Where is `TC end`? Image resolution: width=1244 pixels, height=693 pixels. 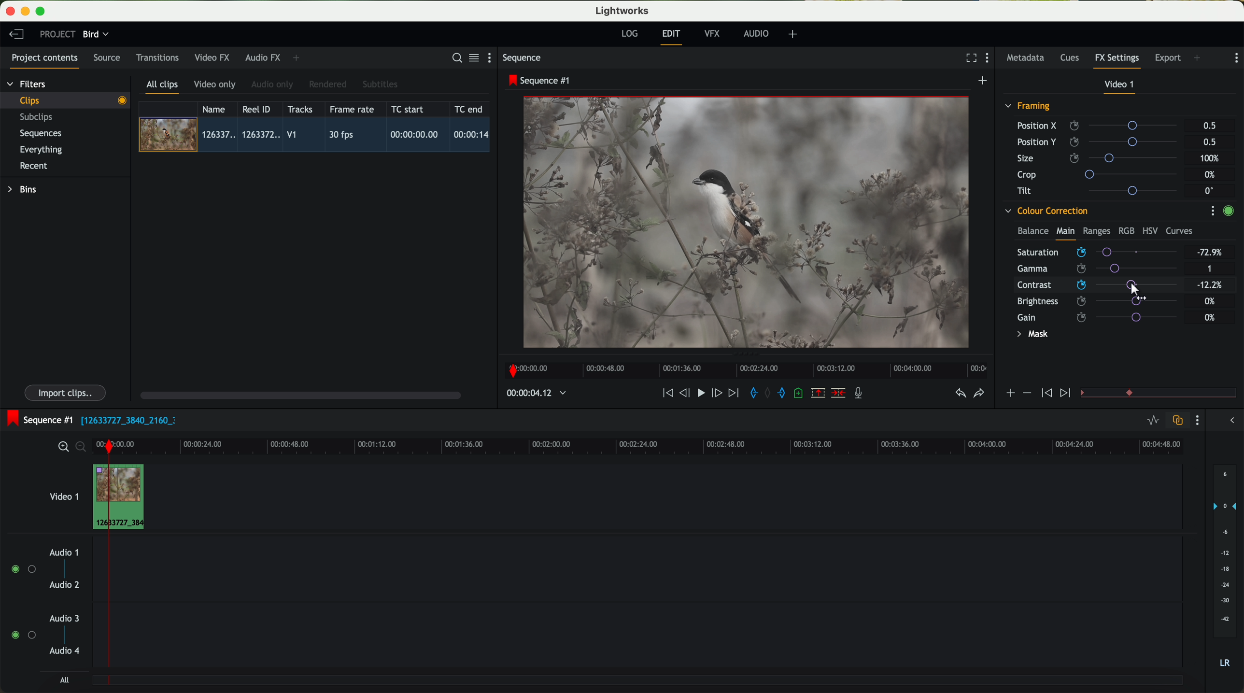 TC end is located at coordinates (469, 109).